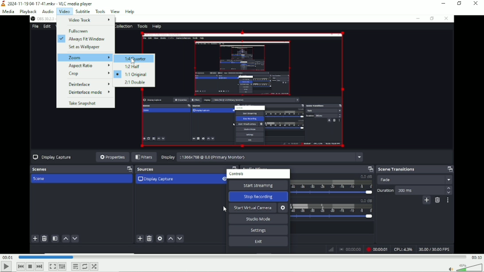 The width and height of the screenshot is (484, 272). Describe the element at coordinates (476, 258) in the screenshot. I see `Total duration` at that location.